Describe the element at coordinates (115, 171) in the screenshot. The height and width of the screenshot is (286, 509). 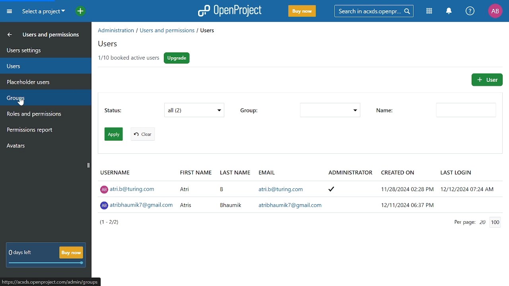
I see `username` at that location.